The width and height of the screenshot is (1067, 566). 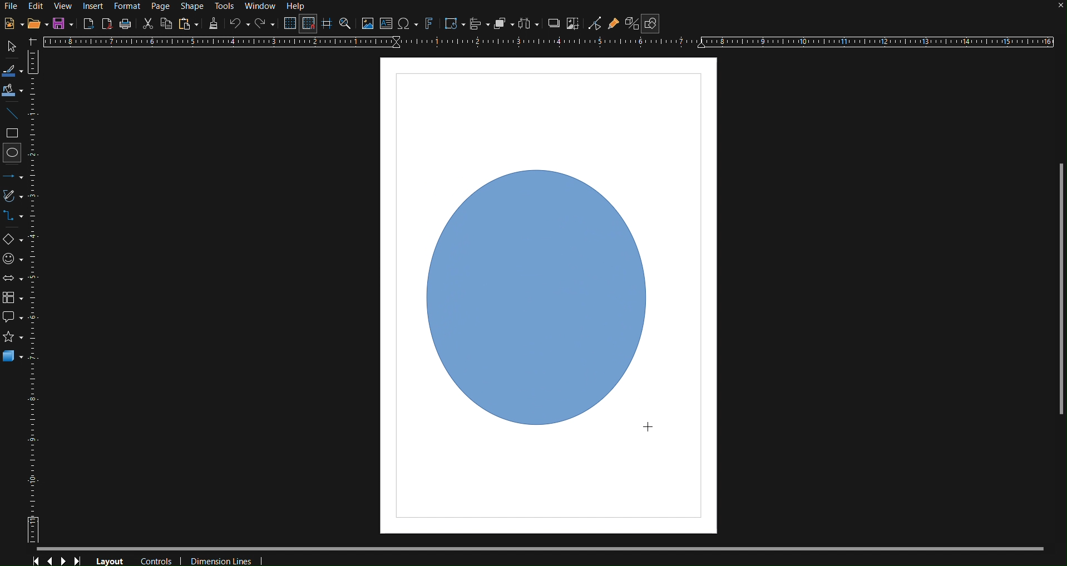 I want to click on Paste, so click(x=188, y=24).